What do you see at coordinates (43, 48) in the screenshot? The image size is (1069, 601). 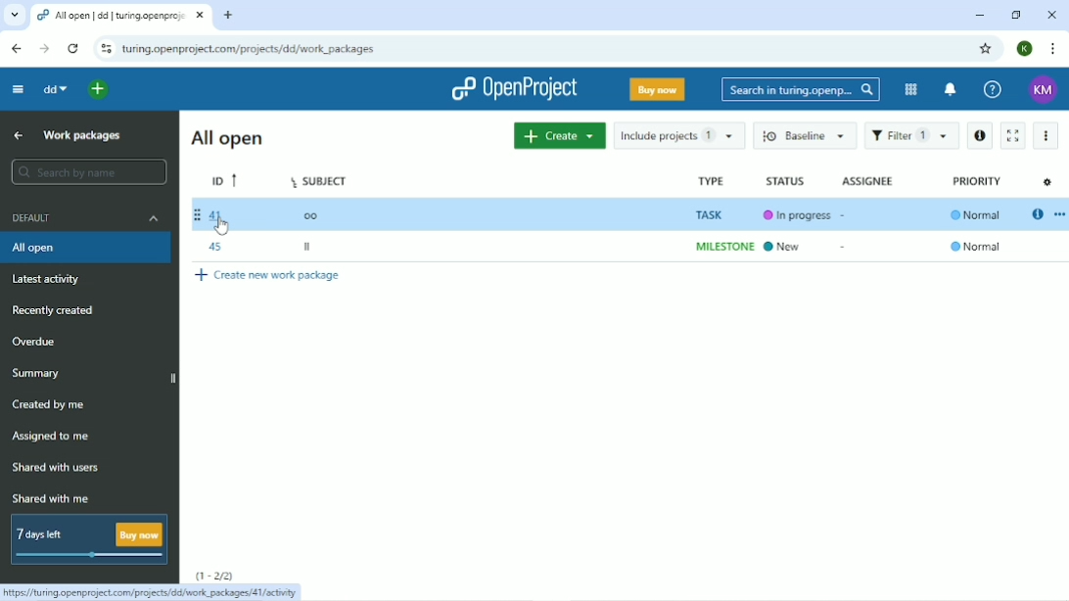 I see `Forward` at bounding box center [43, 48].